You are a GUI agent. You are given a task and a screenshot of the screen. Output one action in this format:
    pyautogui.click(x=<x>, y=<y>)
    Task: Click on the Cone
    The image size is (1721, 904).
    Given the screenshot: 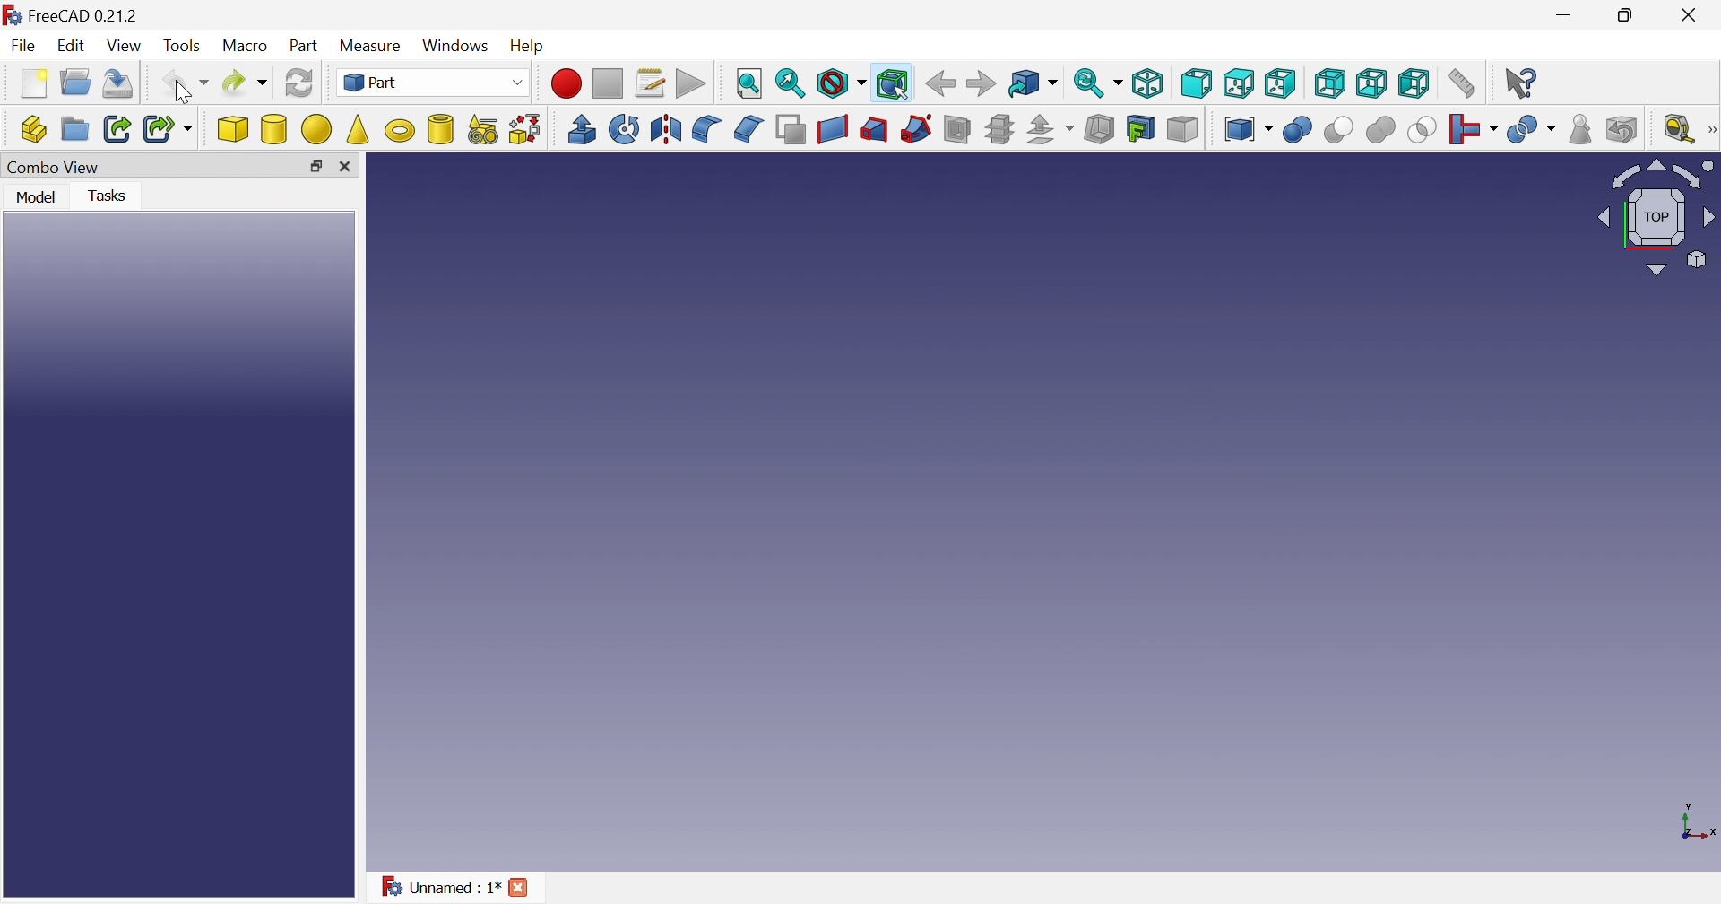 What is the action you would take?
    pyautogui.click(x=359, y=131)
    